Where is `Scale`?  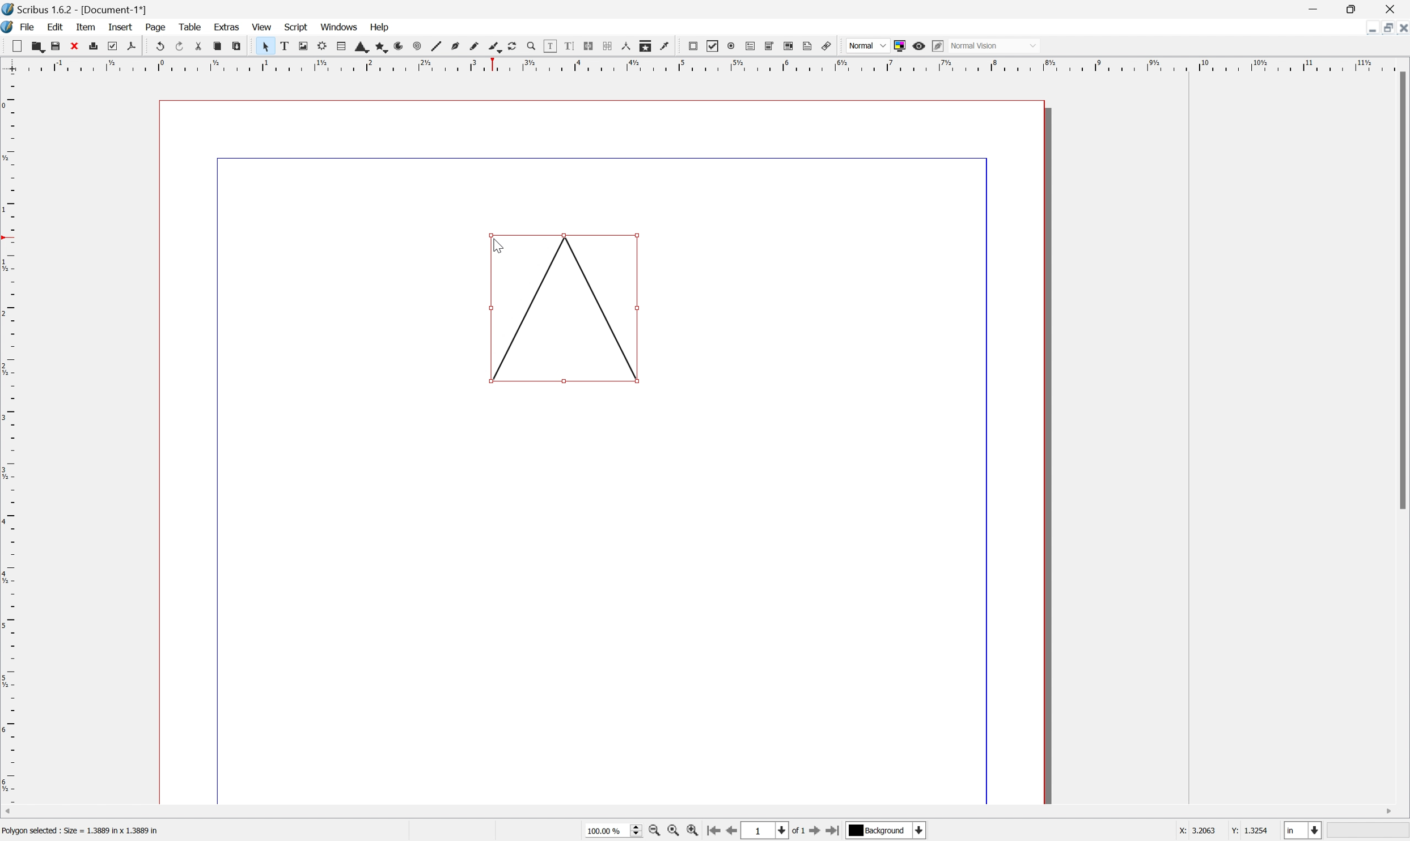
Scale is located at coordinates (704, 63).